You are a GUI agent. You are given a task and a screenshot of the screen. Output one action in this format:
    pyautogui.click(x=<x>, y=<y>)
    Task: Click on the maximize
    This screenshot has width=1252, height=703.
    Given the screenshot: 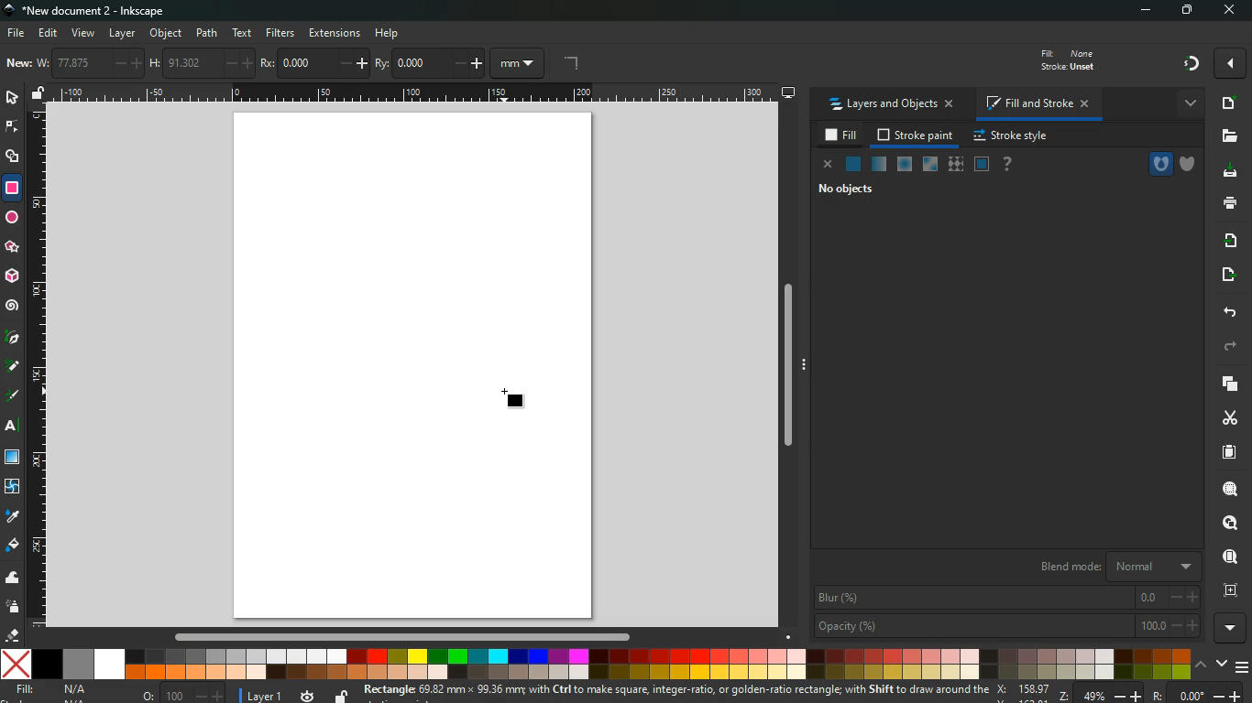 What is the action you would take?
    pyautogui.click(x=1187, y=12)
    